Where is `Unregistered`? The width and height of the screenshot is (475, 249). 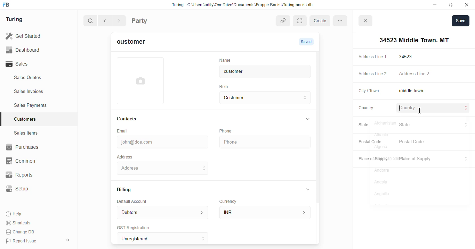 Unregistered is located at coordinates (166, 239).